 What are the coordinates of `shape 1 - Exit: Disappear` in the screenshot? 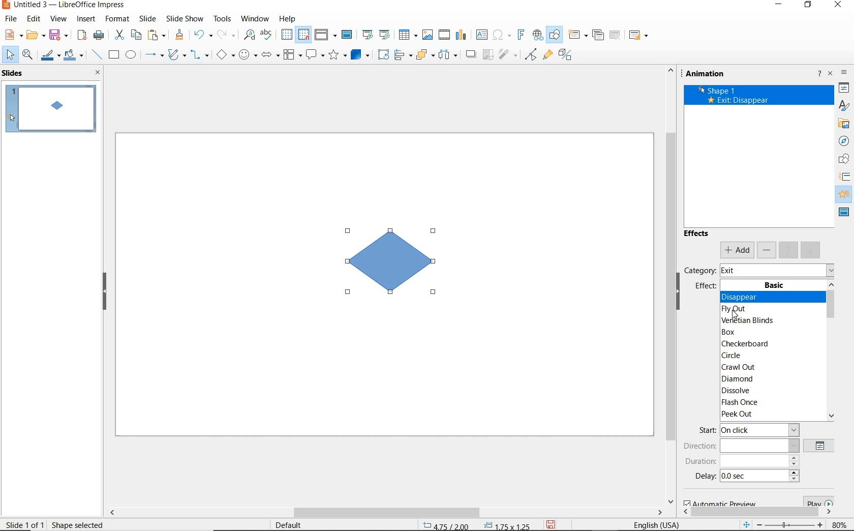 It's located at (732, 97).